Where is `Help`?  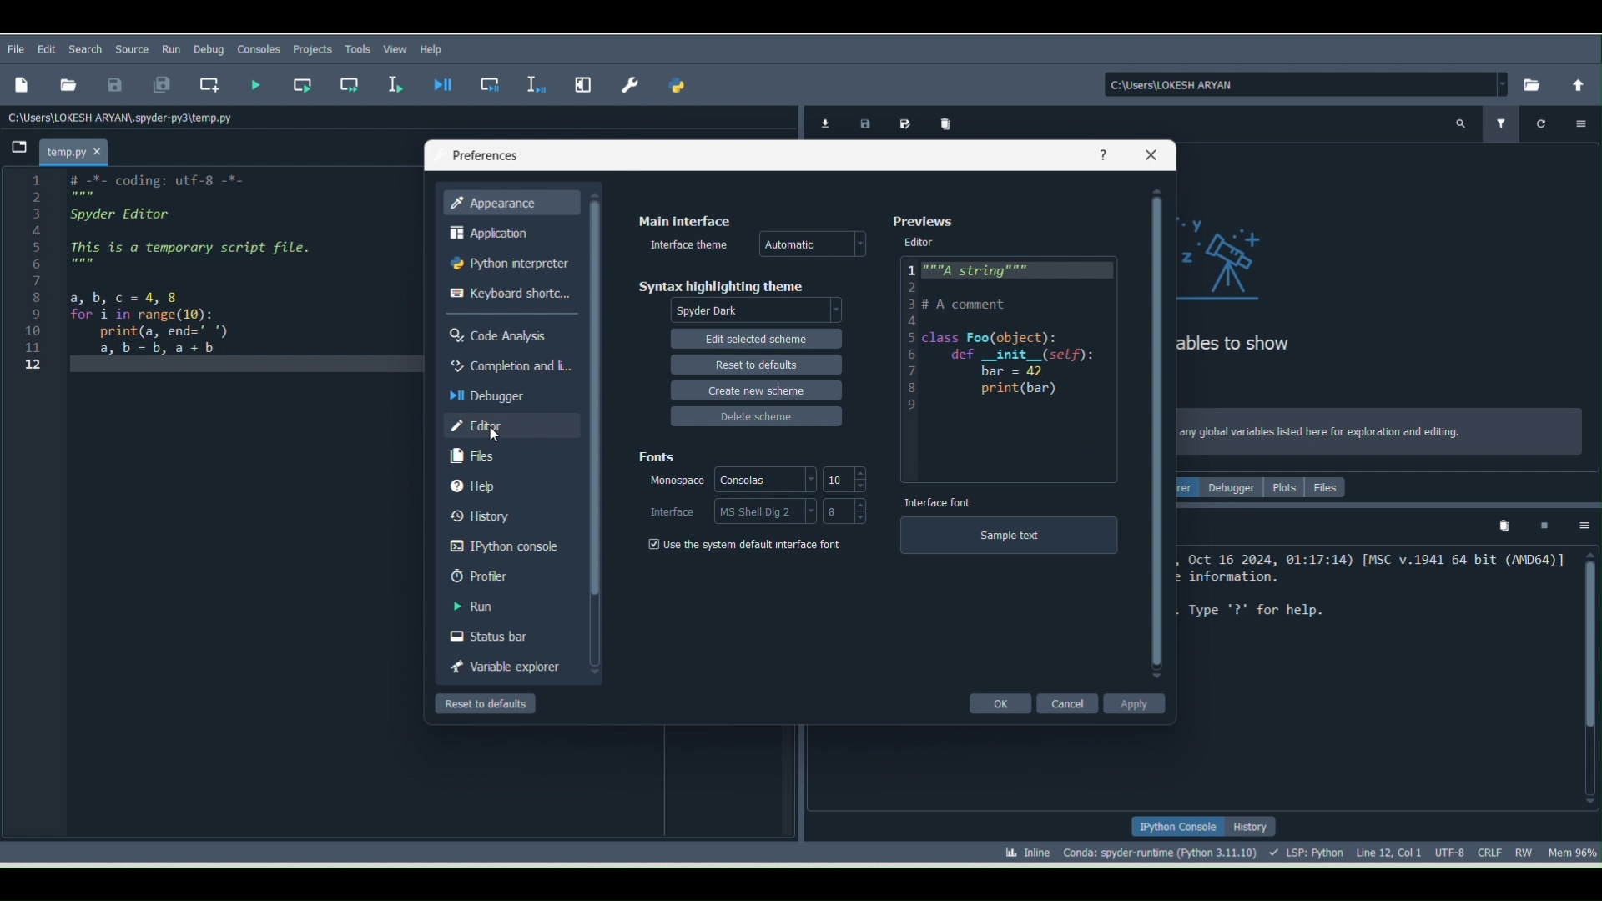 Help is located at coordinates (436, 48).